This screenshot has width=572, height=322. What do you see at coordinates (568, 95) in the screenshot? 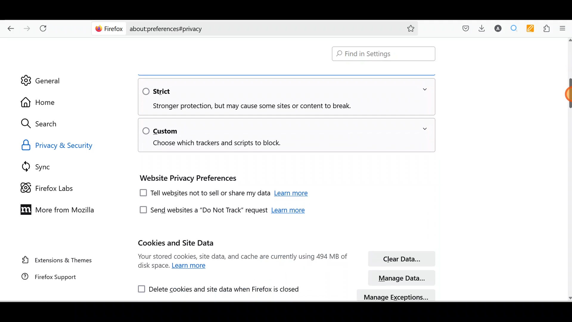
I see `Vertical scrollbar` at bounding box center [568, 95].